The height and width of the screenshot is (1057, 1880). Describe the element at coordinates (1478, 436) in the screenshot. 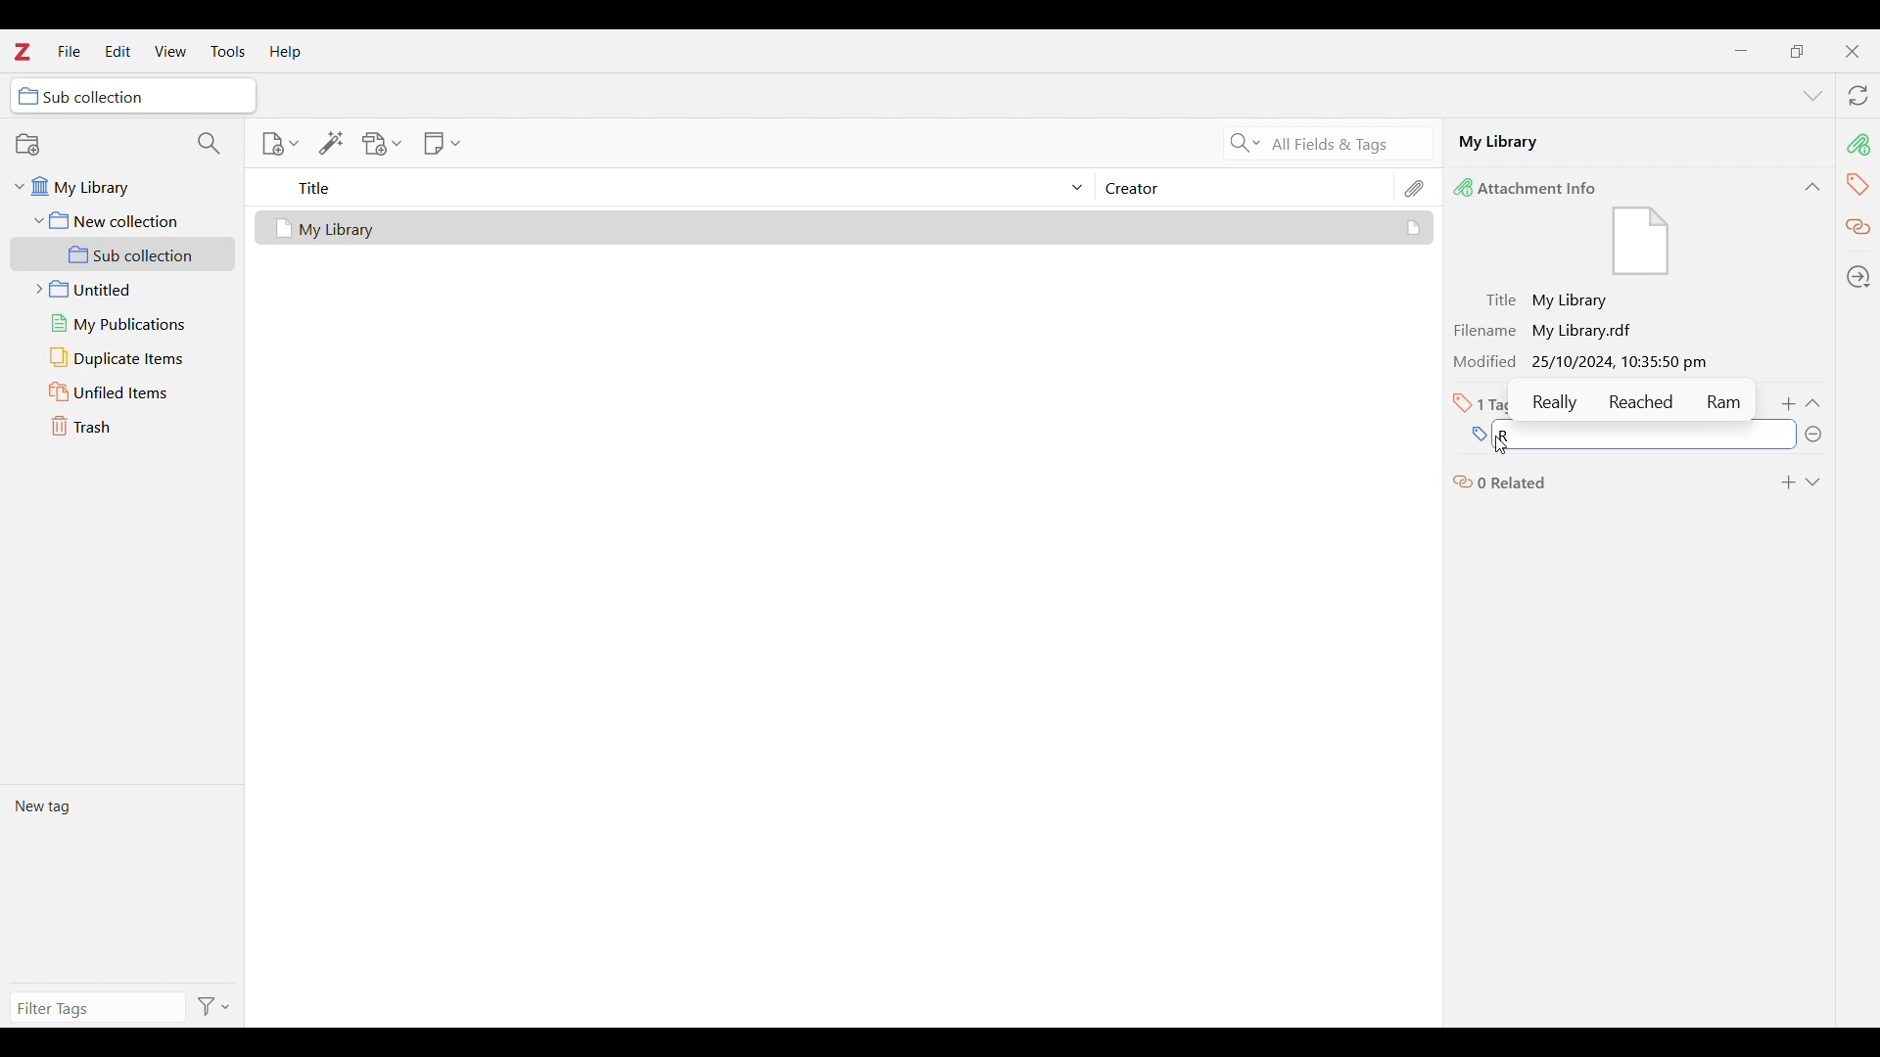

I see `Type in name of new tag` at that location.